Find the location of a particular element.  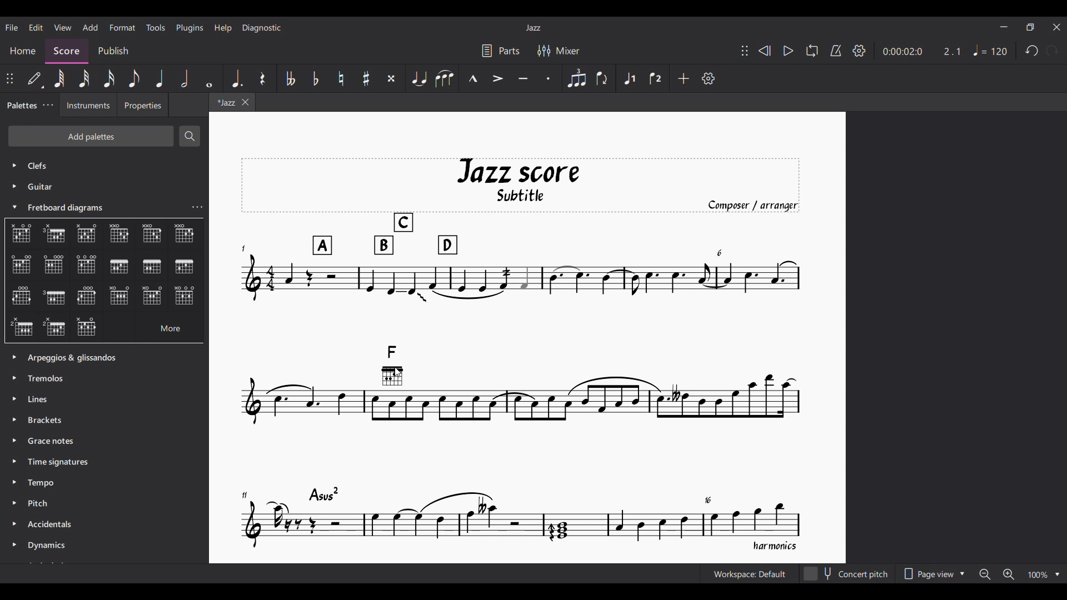

Staccato is located at coordinates (549, 78).